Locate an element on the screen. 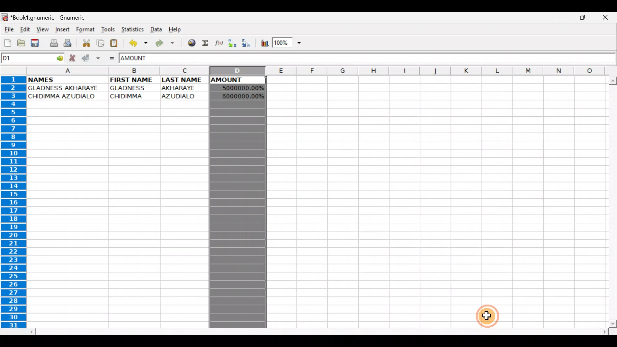  *Book 1.gnumeric - Gnumeric is located at coordinates (52, 18).